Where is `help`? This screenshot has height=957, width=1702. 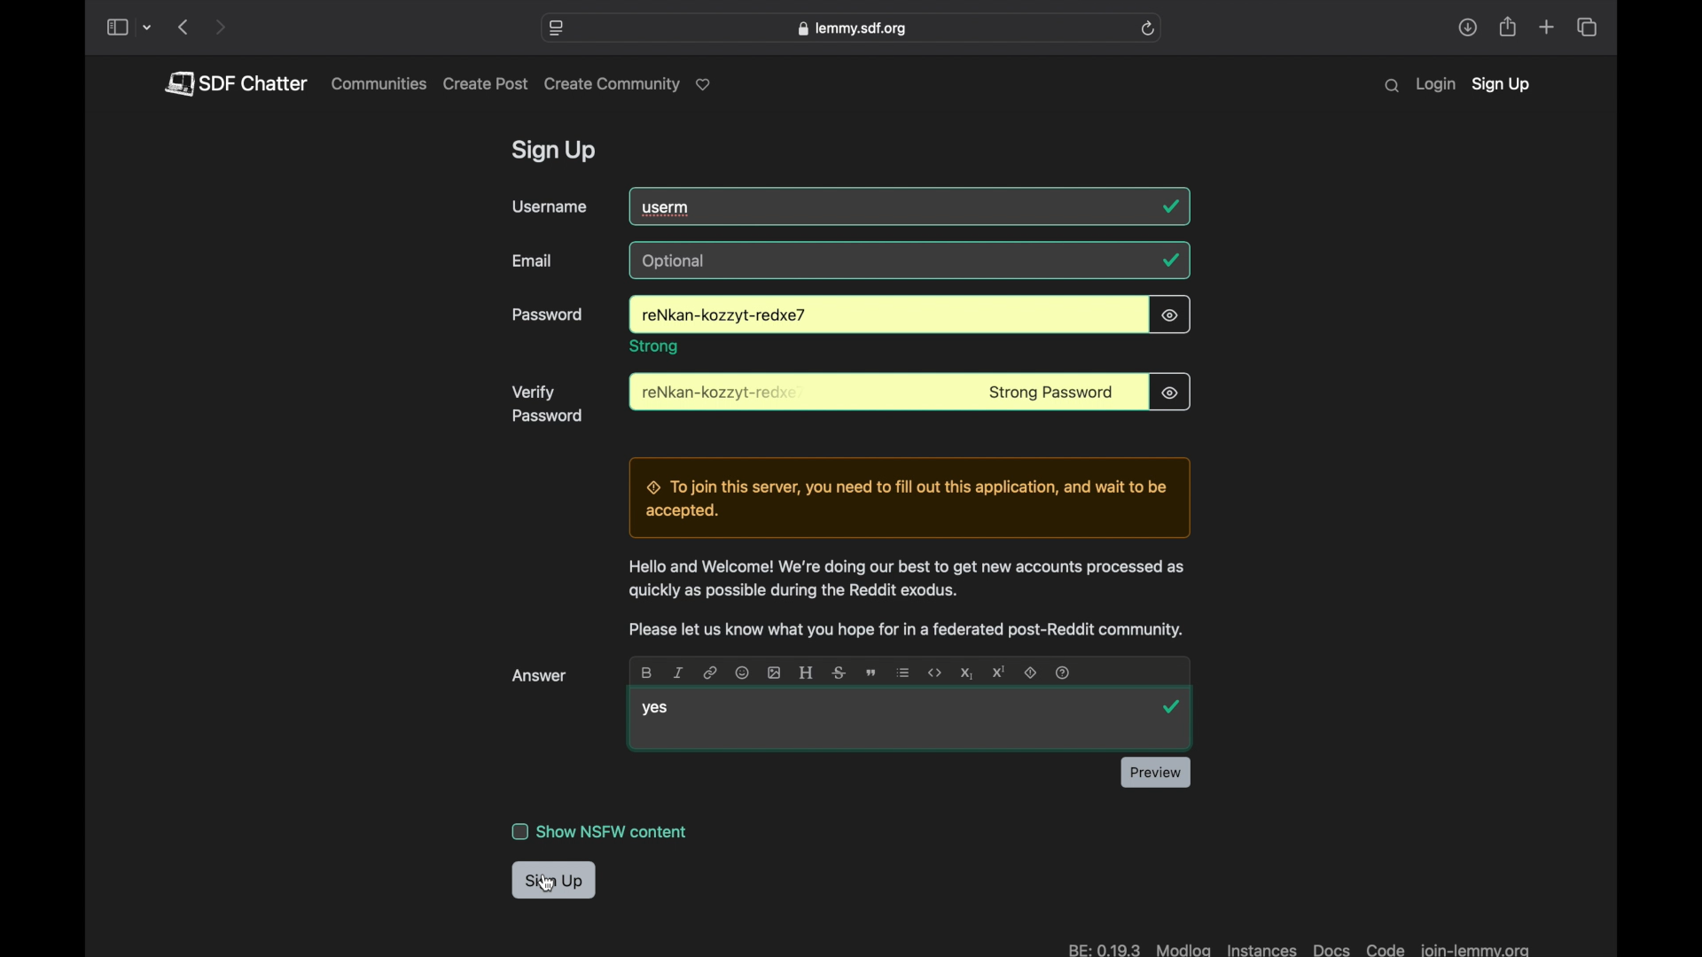
help is located at coordinates (1064, 673).